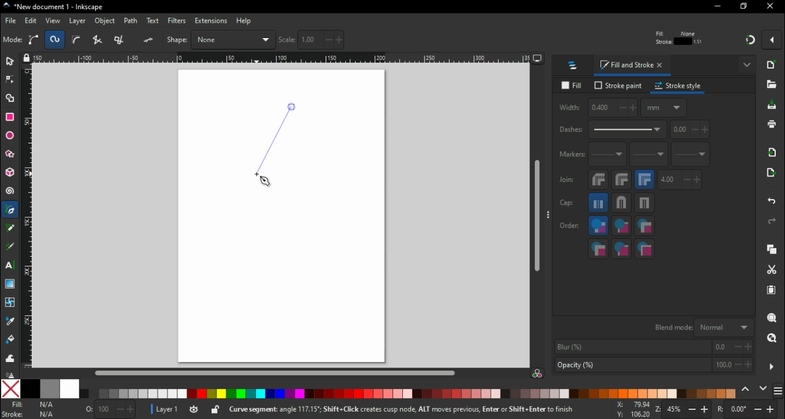 The image size is (785, 419). What do you see at coordinates (615, 131) in the screenshot?
I see `dashes` at bounding box center [615, 131].